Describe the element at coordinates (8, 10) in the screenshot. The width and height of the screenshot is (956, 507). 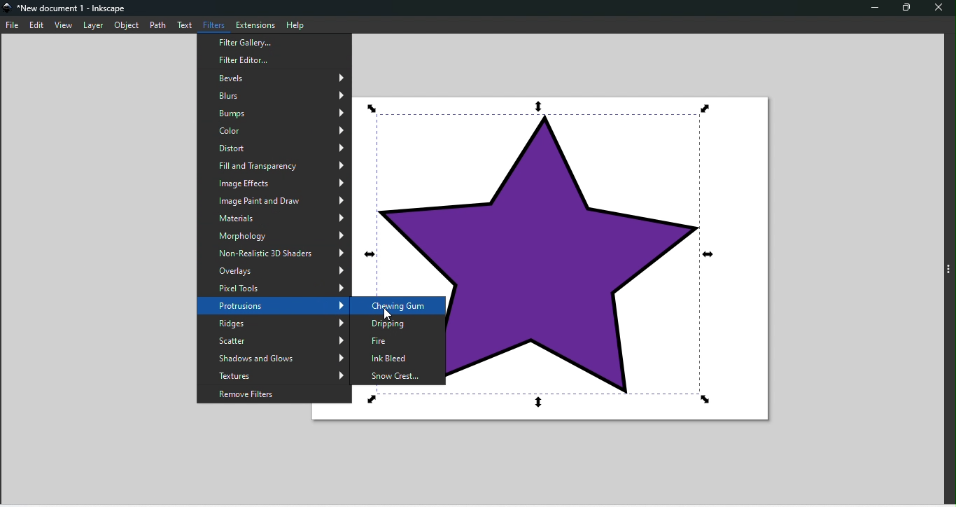
I see `logo` at that location.